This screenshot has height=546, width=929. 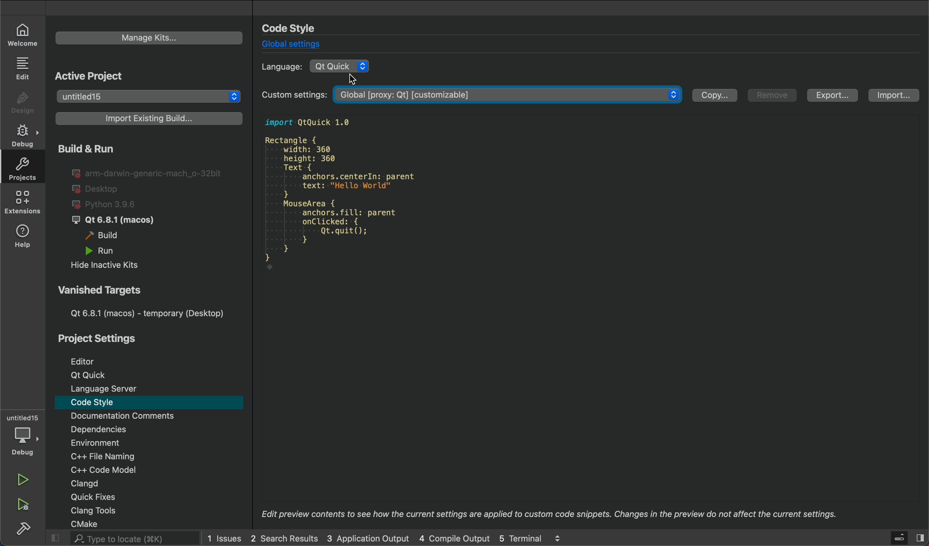 I want to click on select language, so click(x=343, y=71).